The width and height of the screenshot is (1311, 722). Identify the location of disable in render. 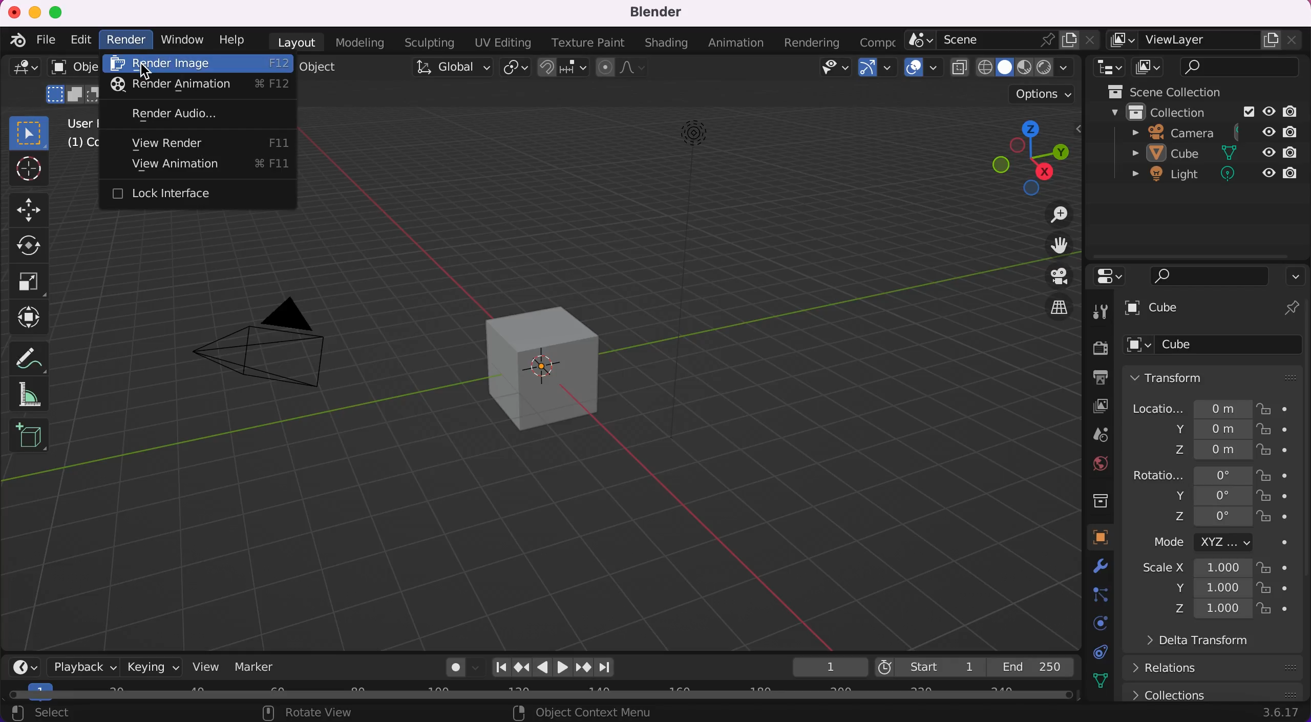
(1296, 131).